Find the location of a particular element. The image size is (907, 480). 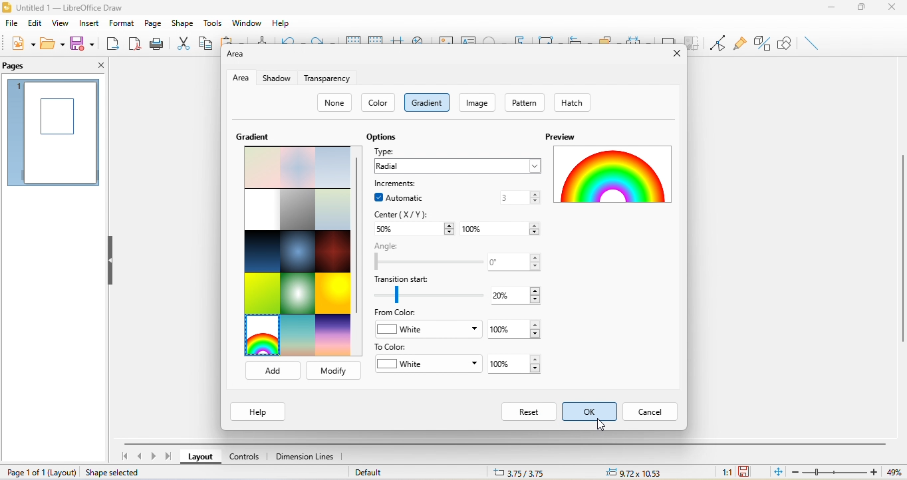

increments is located at coordinates (403, 181).